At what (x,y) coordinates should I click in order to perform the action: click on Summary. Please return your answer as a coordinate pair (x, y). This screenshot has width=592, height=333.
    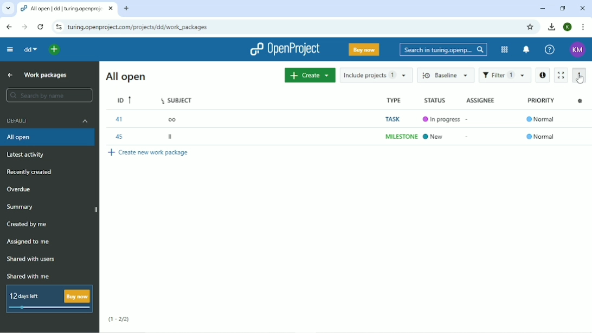
    Looking at the image, I should click on (20, 207).